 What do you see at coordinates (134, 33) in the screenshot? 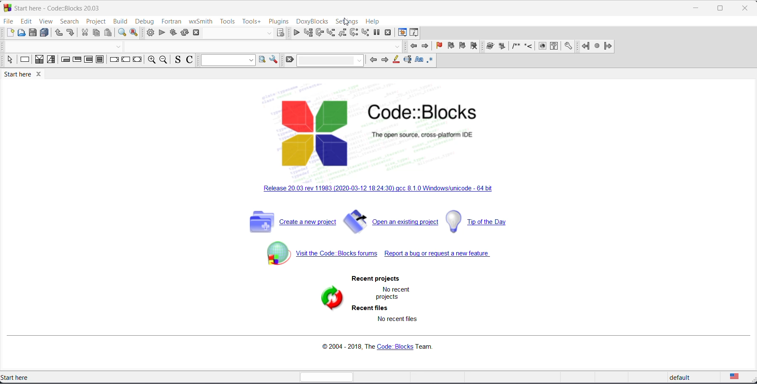
I see `replace` at bounding box center [134, 33].